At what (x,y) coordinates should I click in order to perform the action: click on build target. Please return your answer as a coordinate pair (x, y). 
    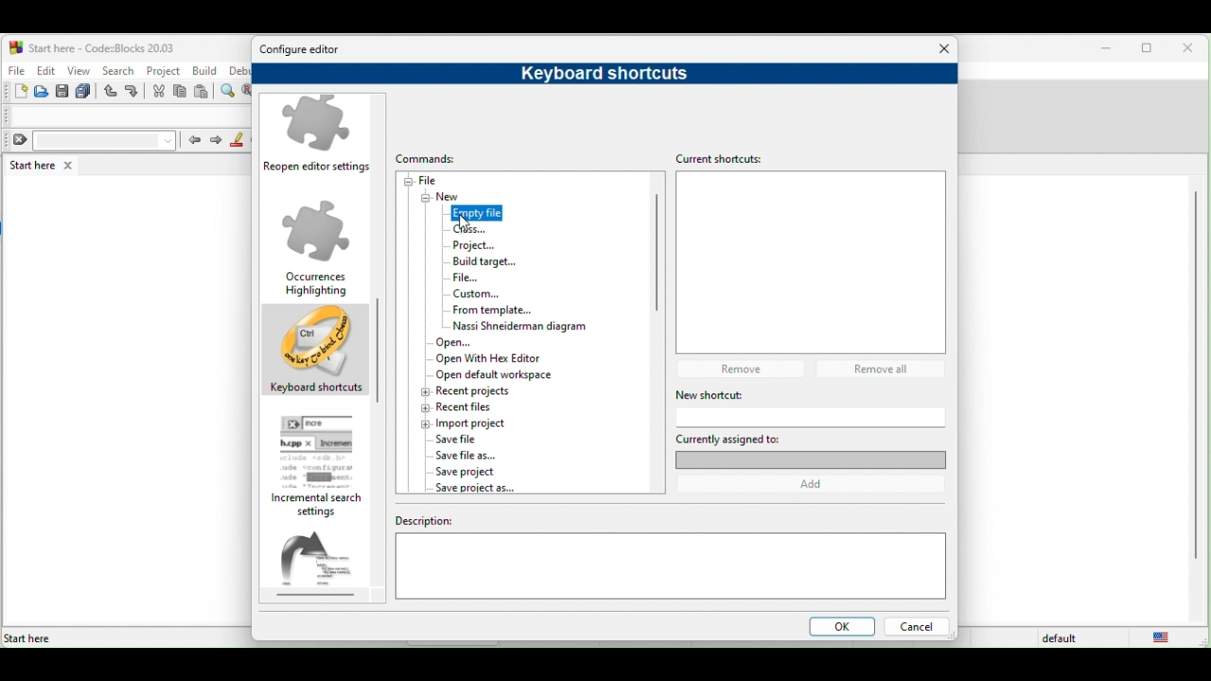
    Looking at the image, I should click on (485, 262).